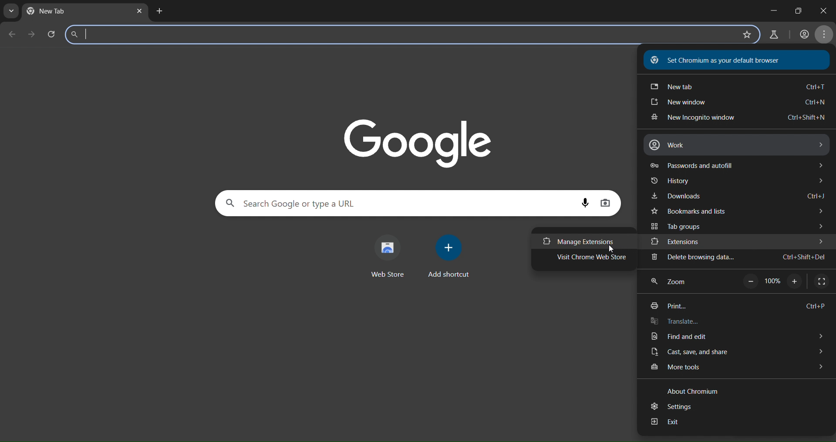  Describe the element at coordinates (741, 305) in the screenshot. I see `print` at that location.